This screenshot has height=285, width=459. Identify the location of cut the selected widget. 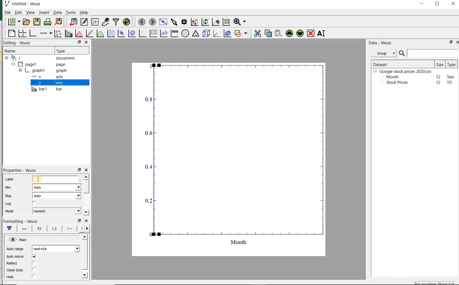
(258, 34).